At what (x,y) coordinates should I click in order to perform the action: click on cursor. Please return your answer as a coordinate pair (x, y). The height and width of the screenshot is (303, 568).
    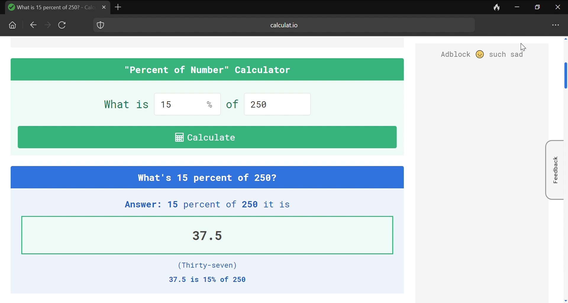
    Looking at the image, I should click on (523, 48).